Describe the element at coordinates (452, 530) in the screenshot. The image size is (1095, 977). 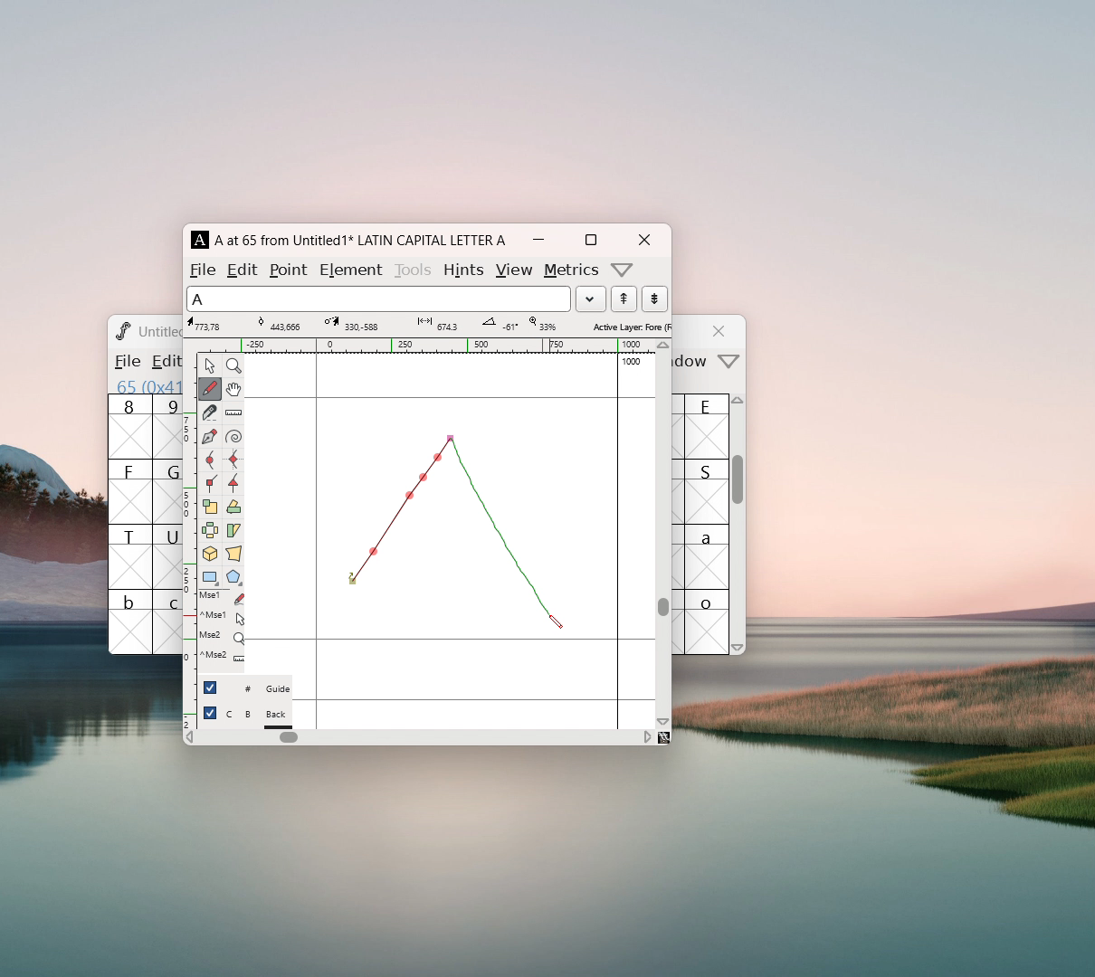
I see `draw shape` at that location.